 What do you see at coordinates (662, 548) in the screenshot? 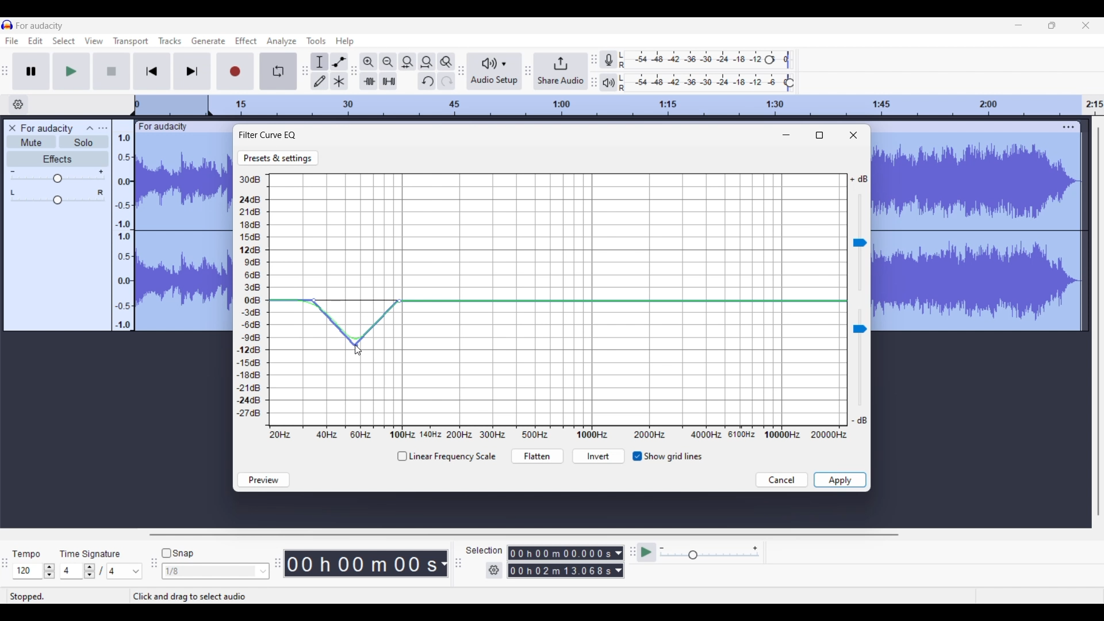
I see `Min. playback speed` at bounding box center [662, 548].